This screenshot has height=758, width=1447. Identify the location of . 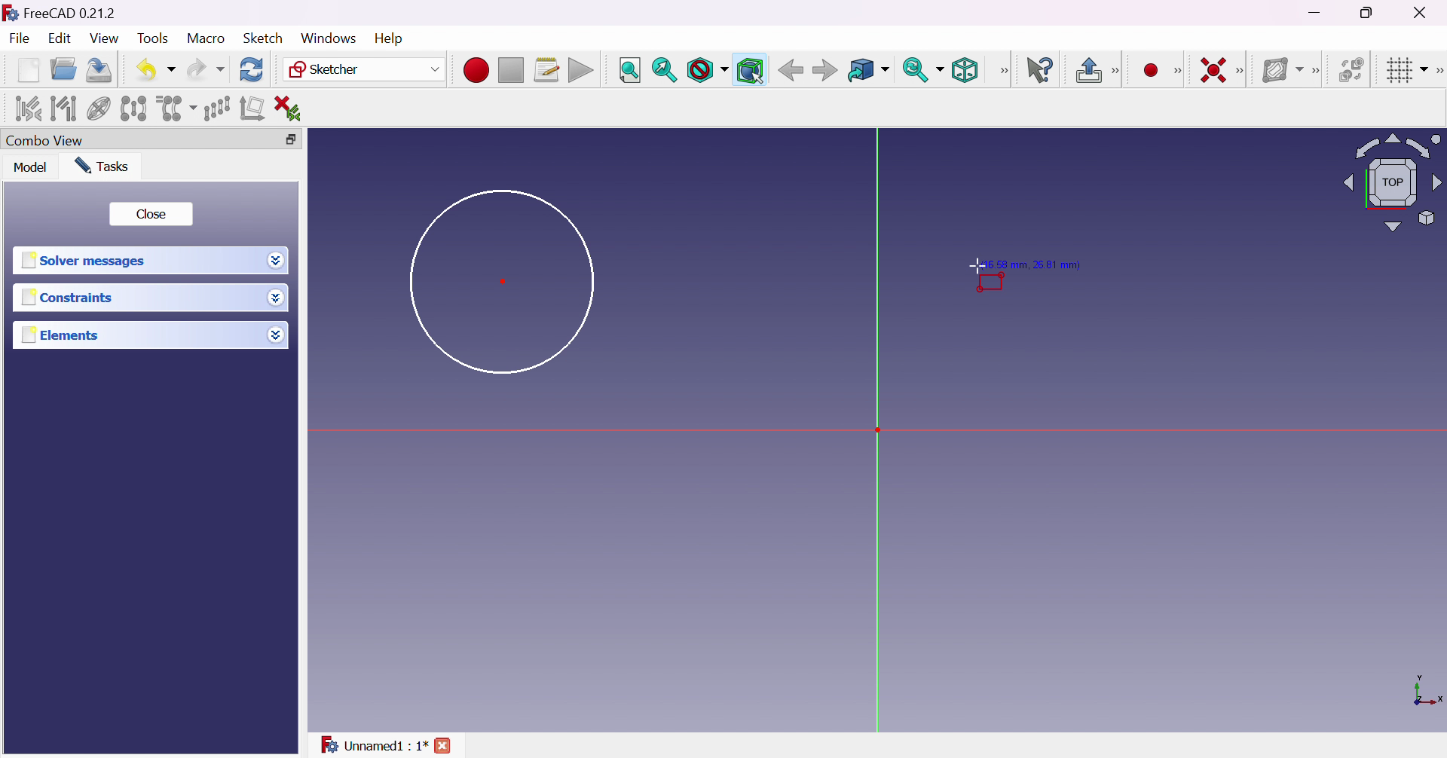
(924, 71).